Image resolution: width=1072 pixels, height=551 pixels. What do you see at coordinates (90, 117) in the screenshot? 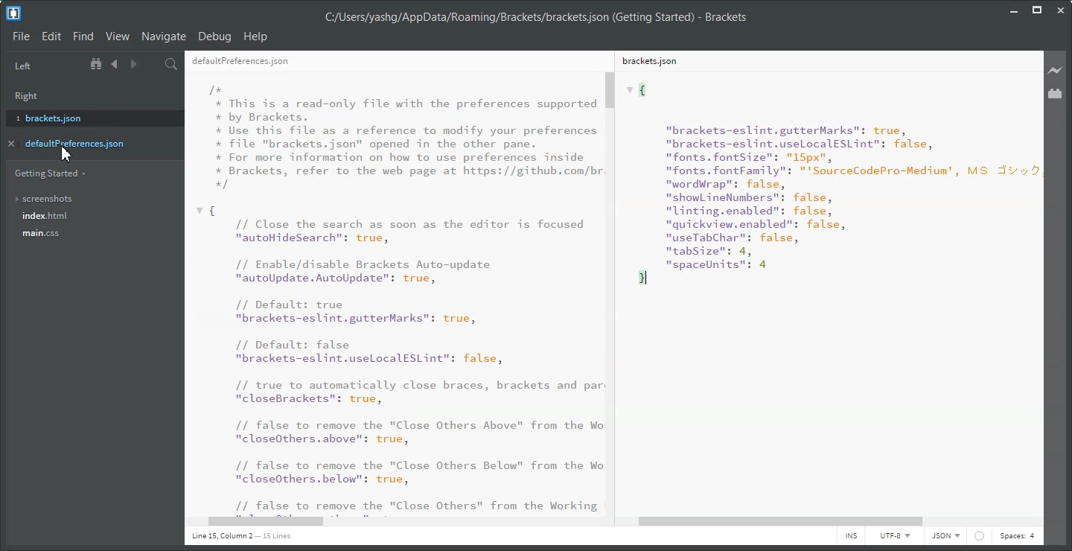
I see `brackets.json` at bounding box center [90, 117].